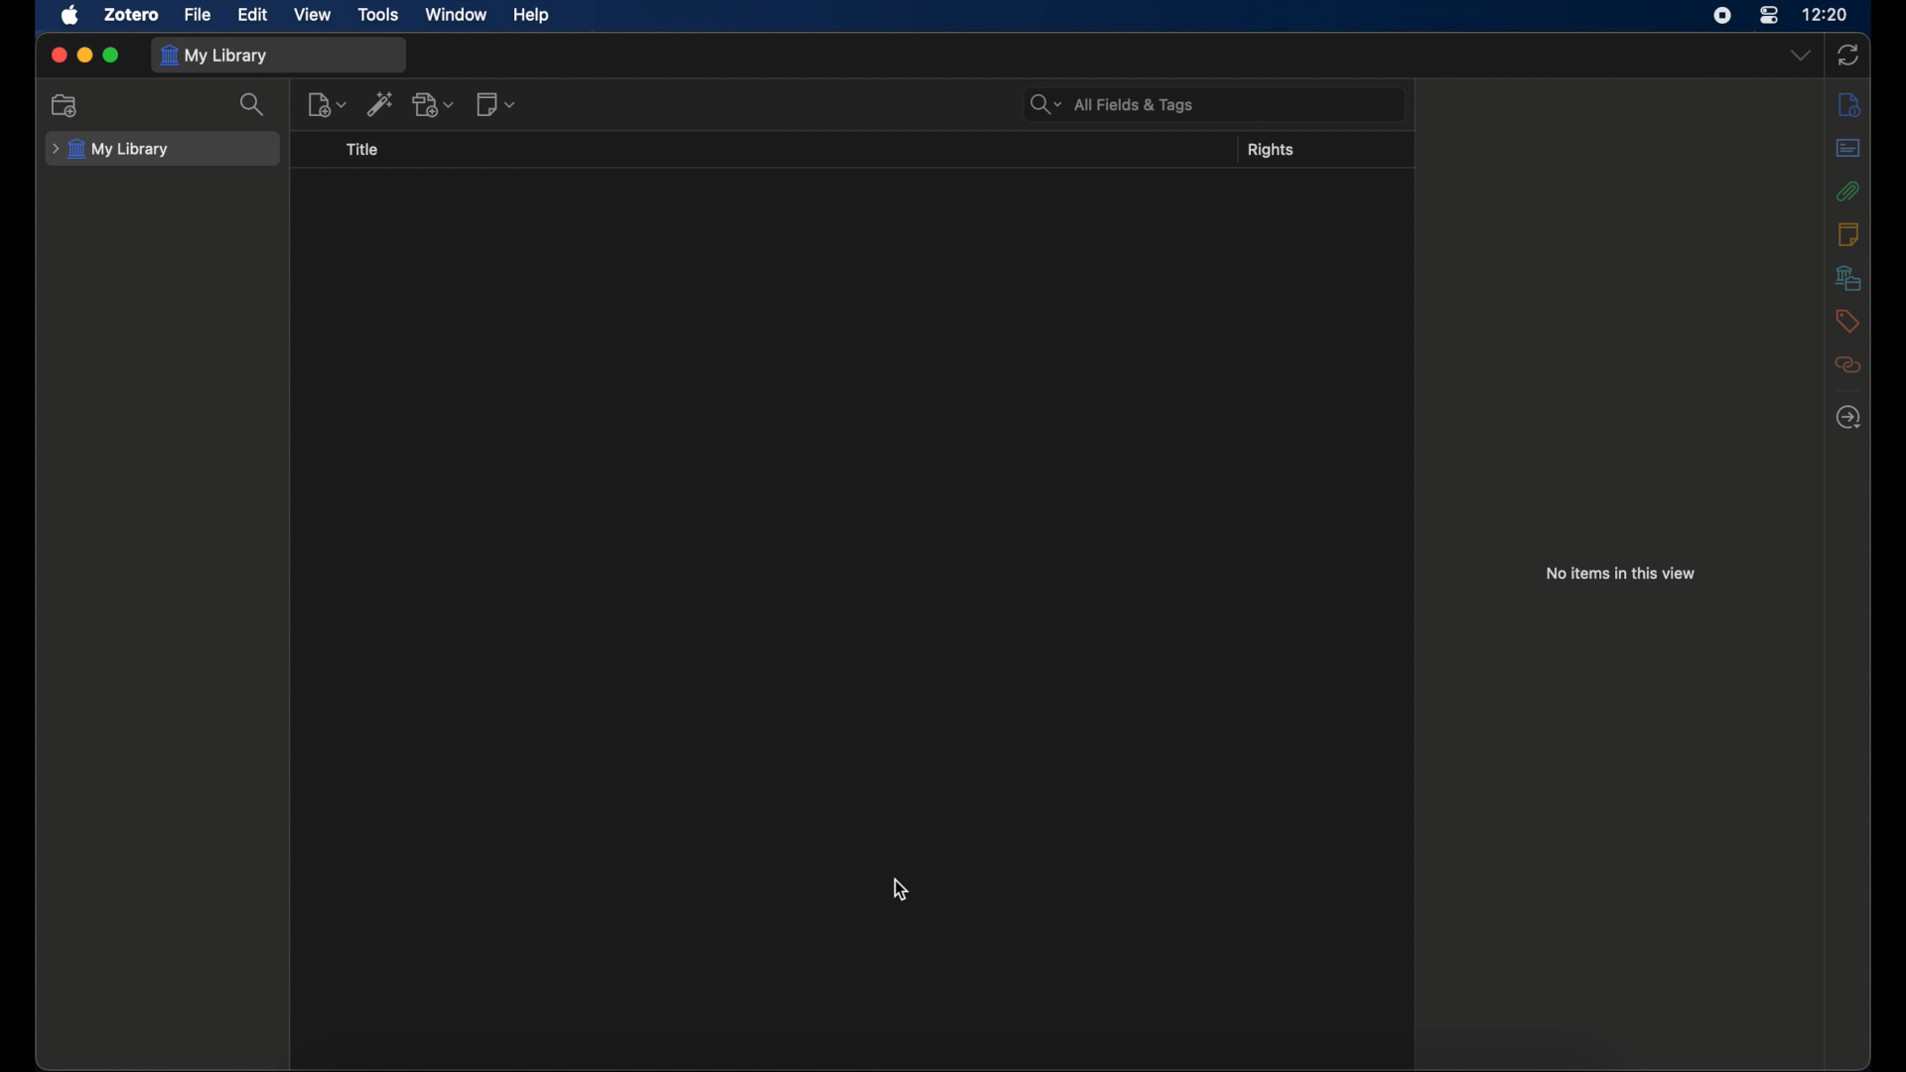 Image resolution: width=1906 pixels, height=1072 pixels. I want to click on file, so click(199, 15).